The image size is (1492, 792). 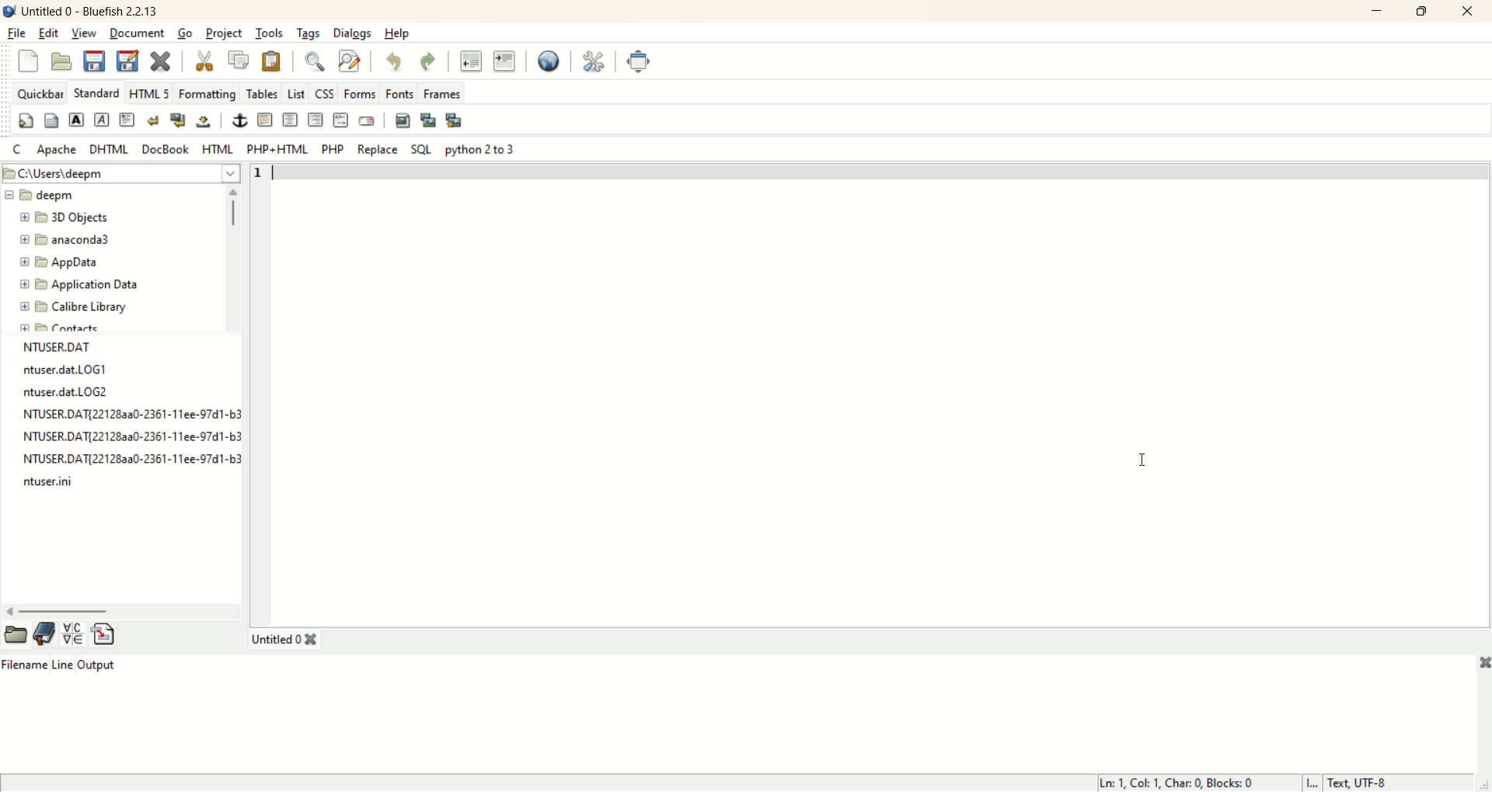 What do you see at coordinates (309, 33) in the screenshot?
I see `tags` at bounding box center [309, 33].